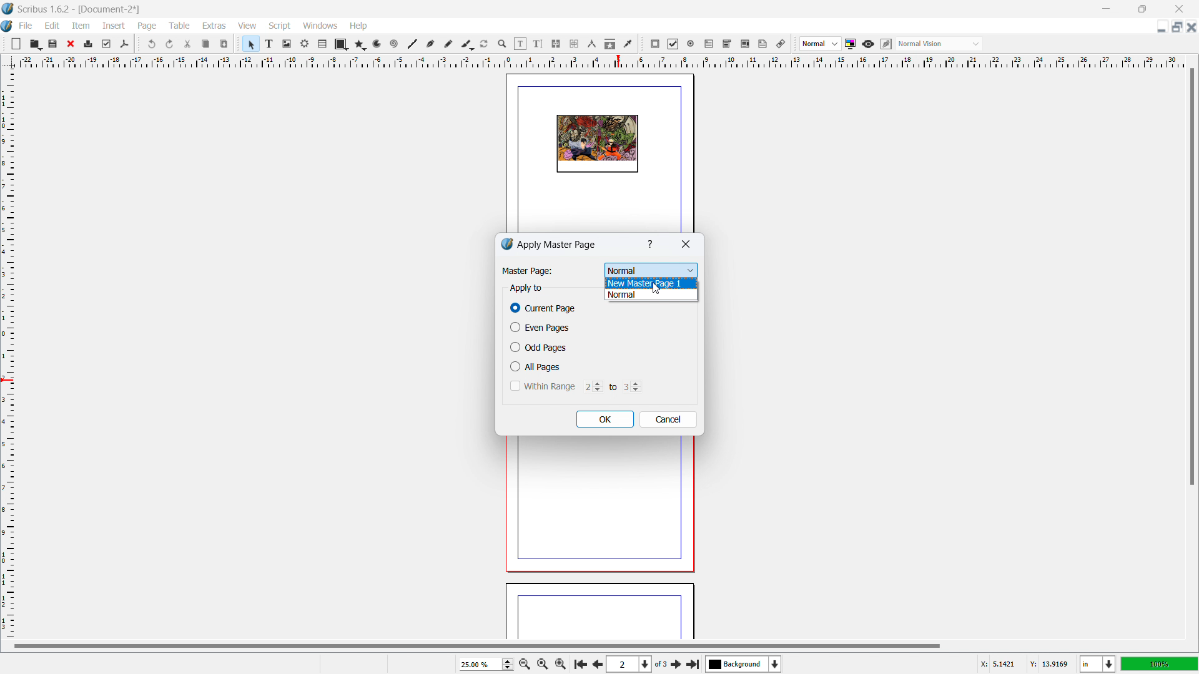 The width and height of the screenshot is (1199, 674). Describe the element at coordinates (651, 268) in the screenshot. I see `select master page` at that location.